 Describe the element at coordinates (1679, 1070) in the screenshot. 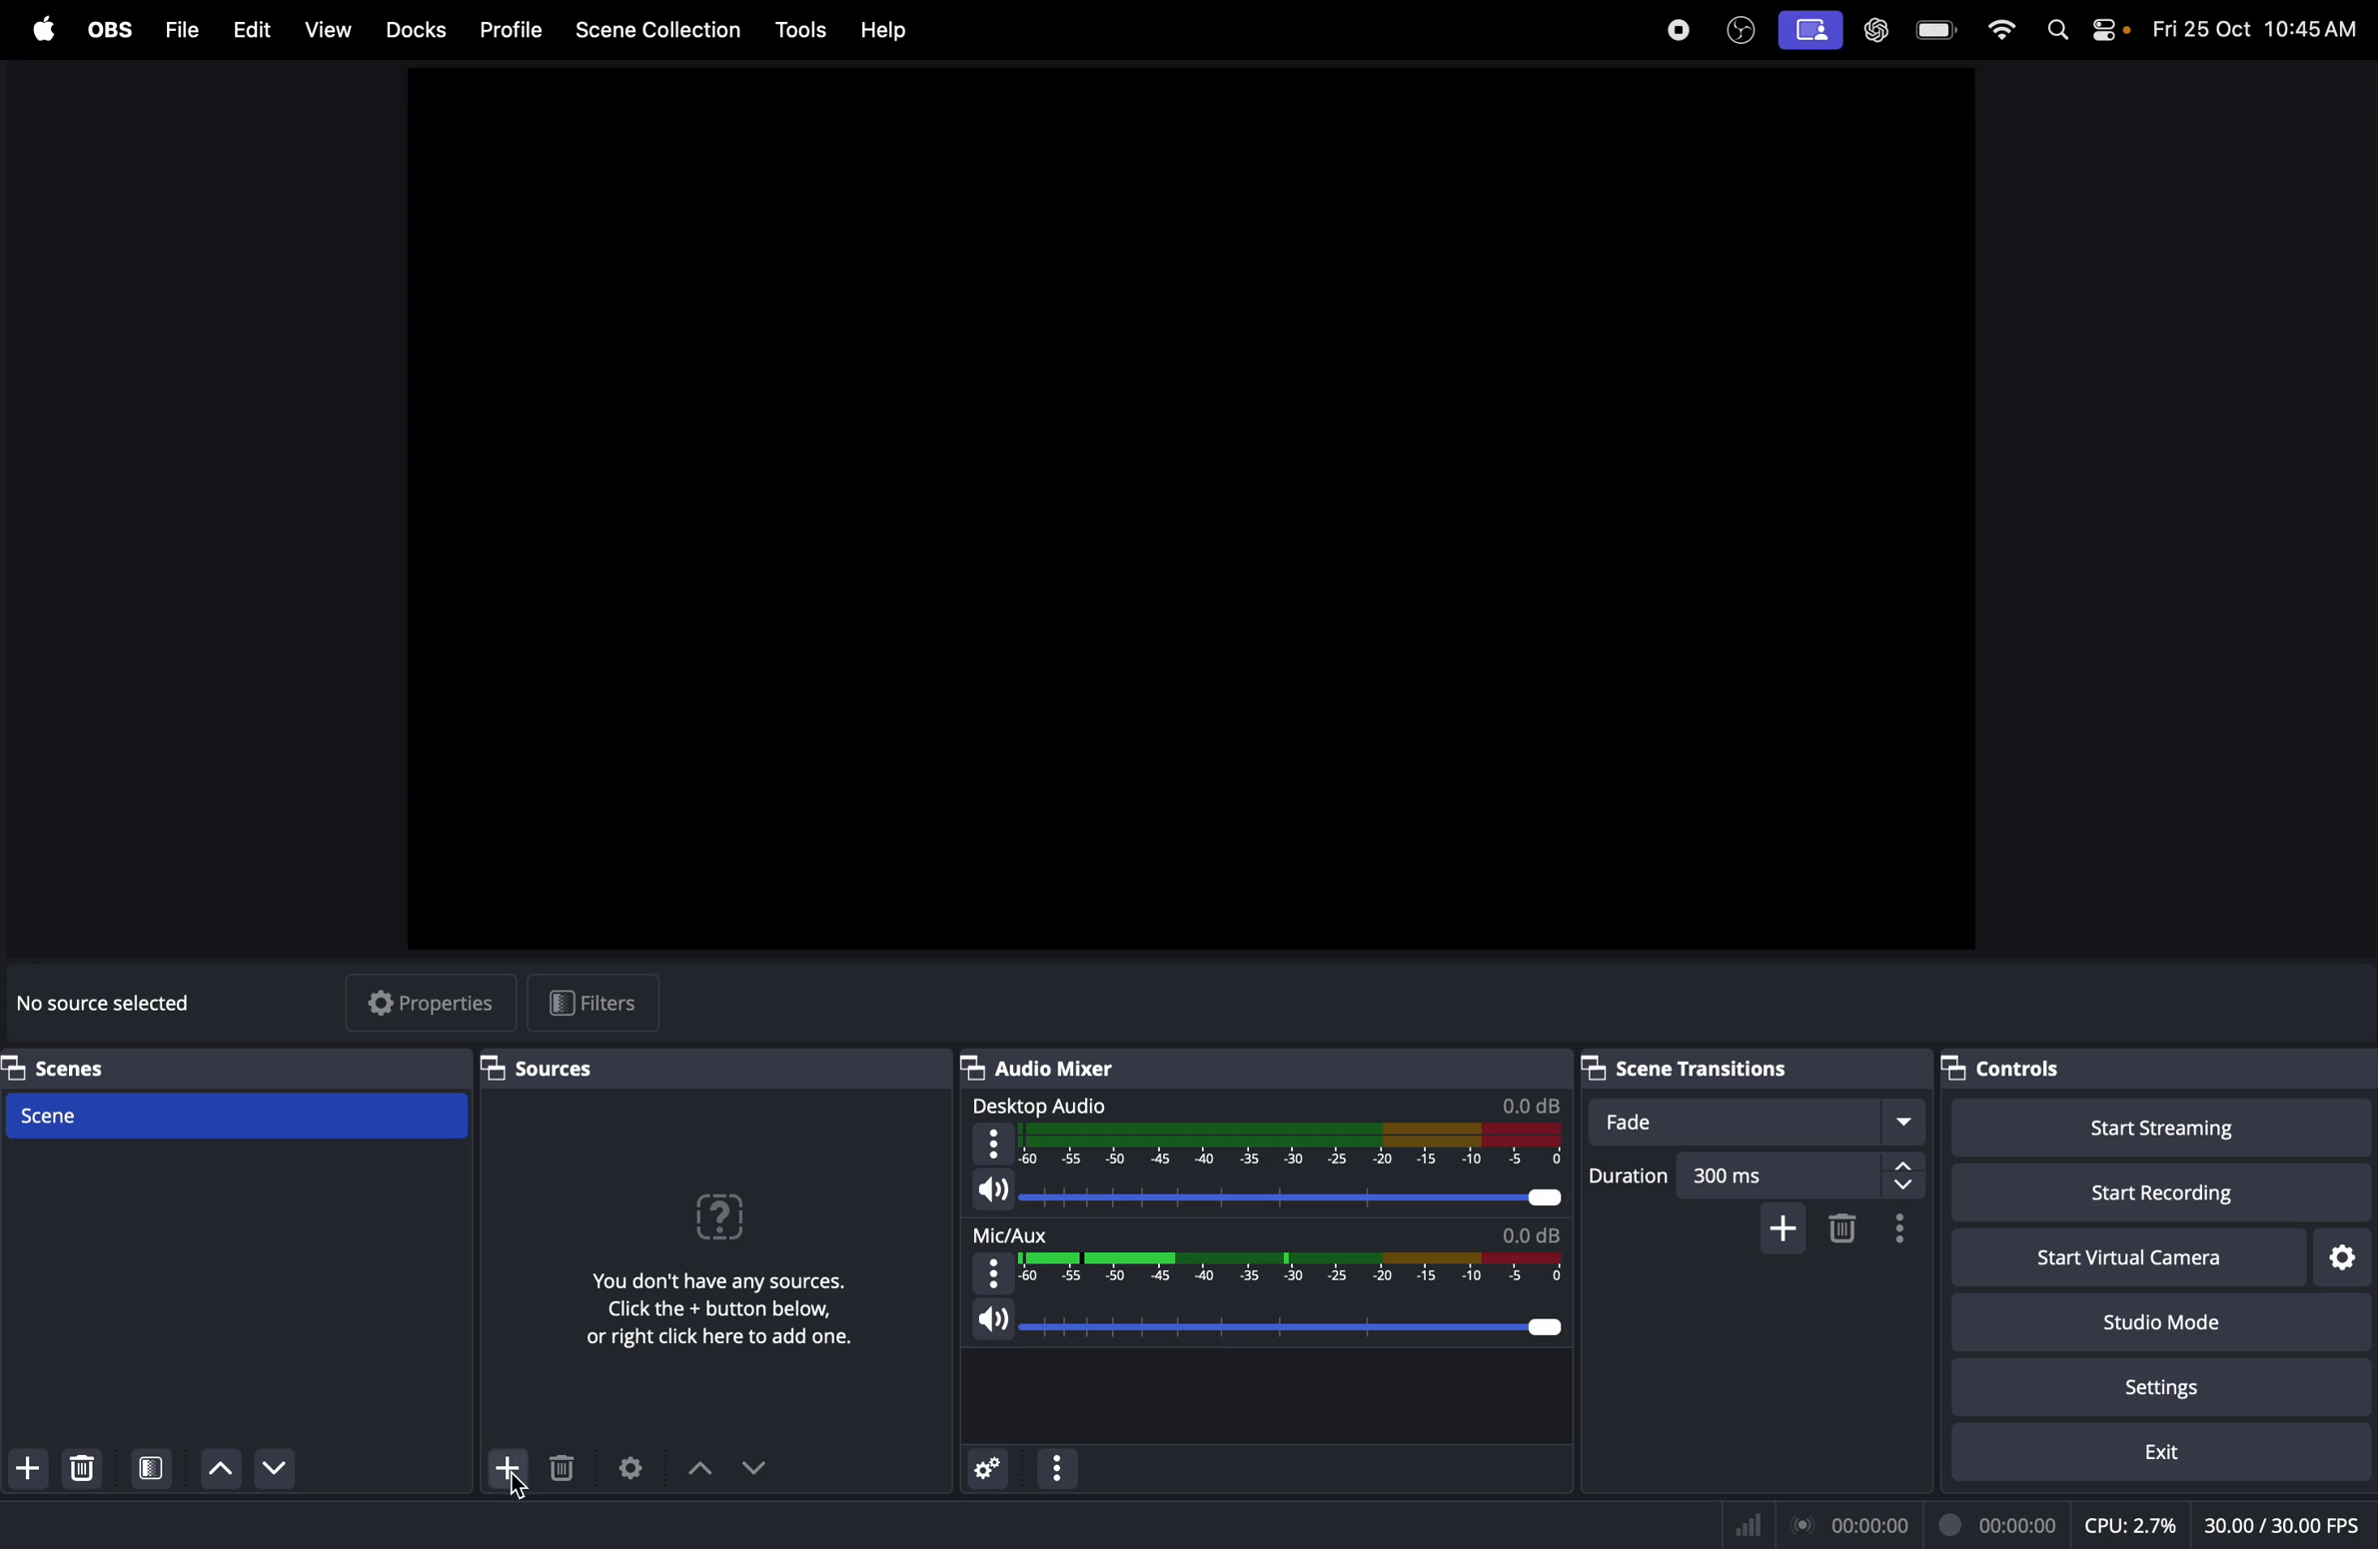

I see `Scene transitions` at that location.